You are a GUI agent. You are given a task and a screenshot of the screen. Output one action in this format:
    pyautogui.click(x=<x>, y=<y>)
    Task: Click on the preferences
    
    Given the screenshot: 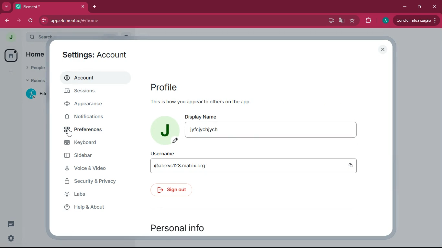 What is the action you would take?
    pyautogui.click(x=87, y=129)
    